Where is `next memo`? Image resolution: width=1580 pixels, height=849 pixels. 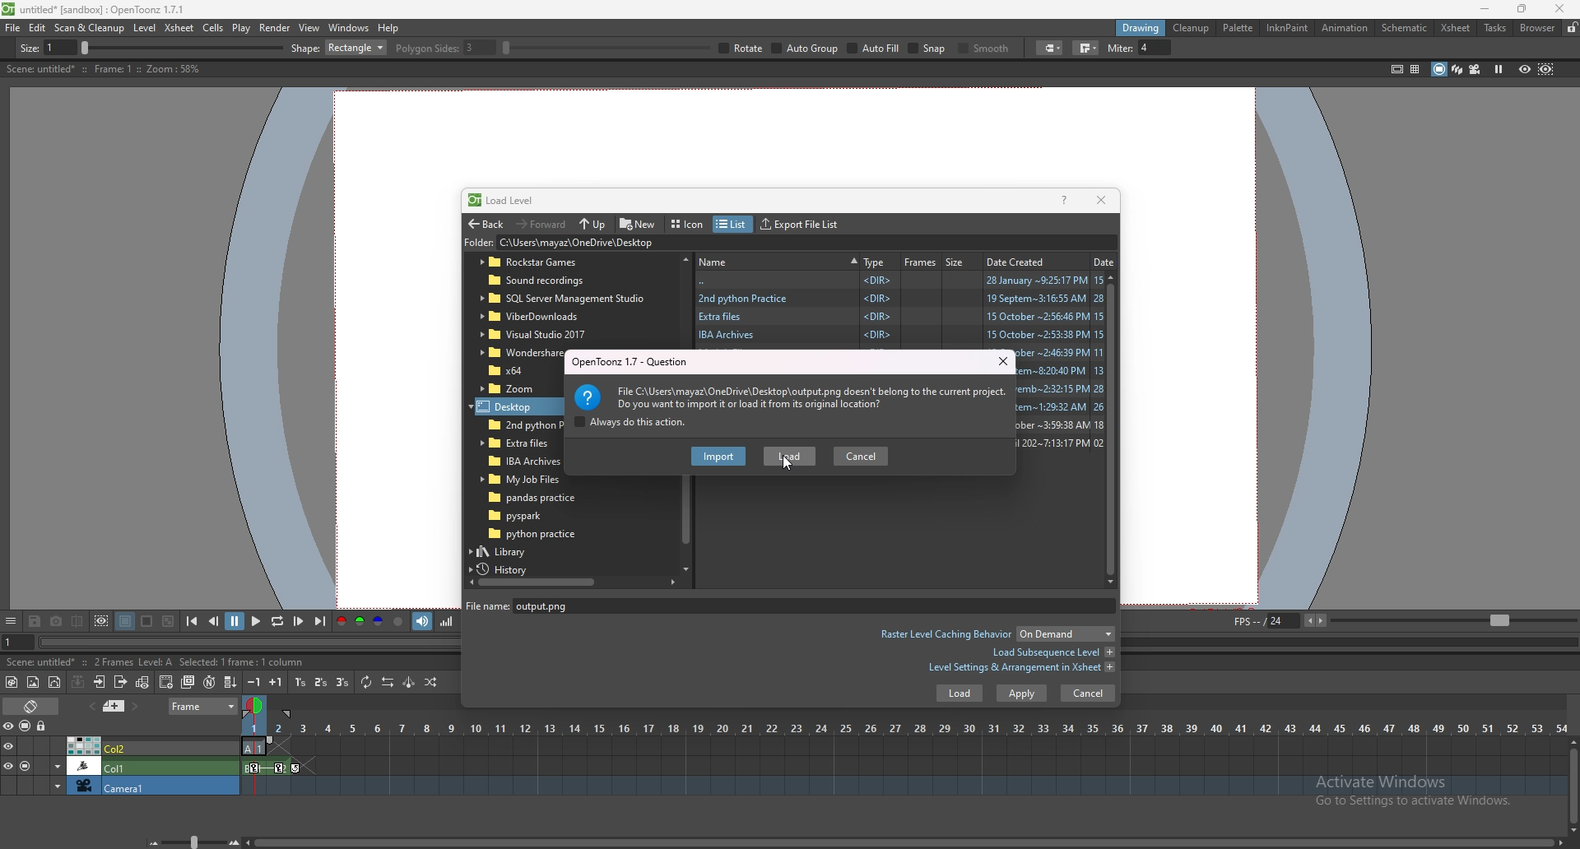 next memo is located at coordinates (137, 707).